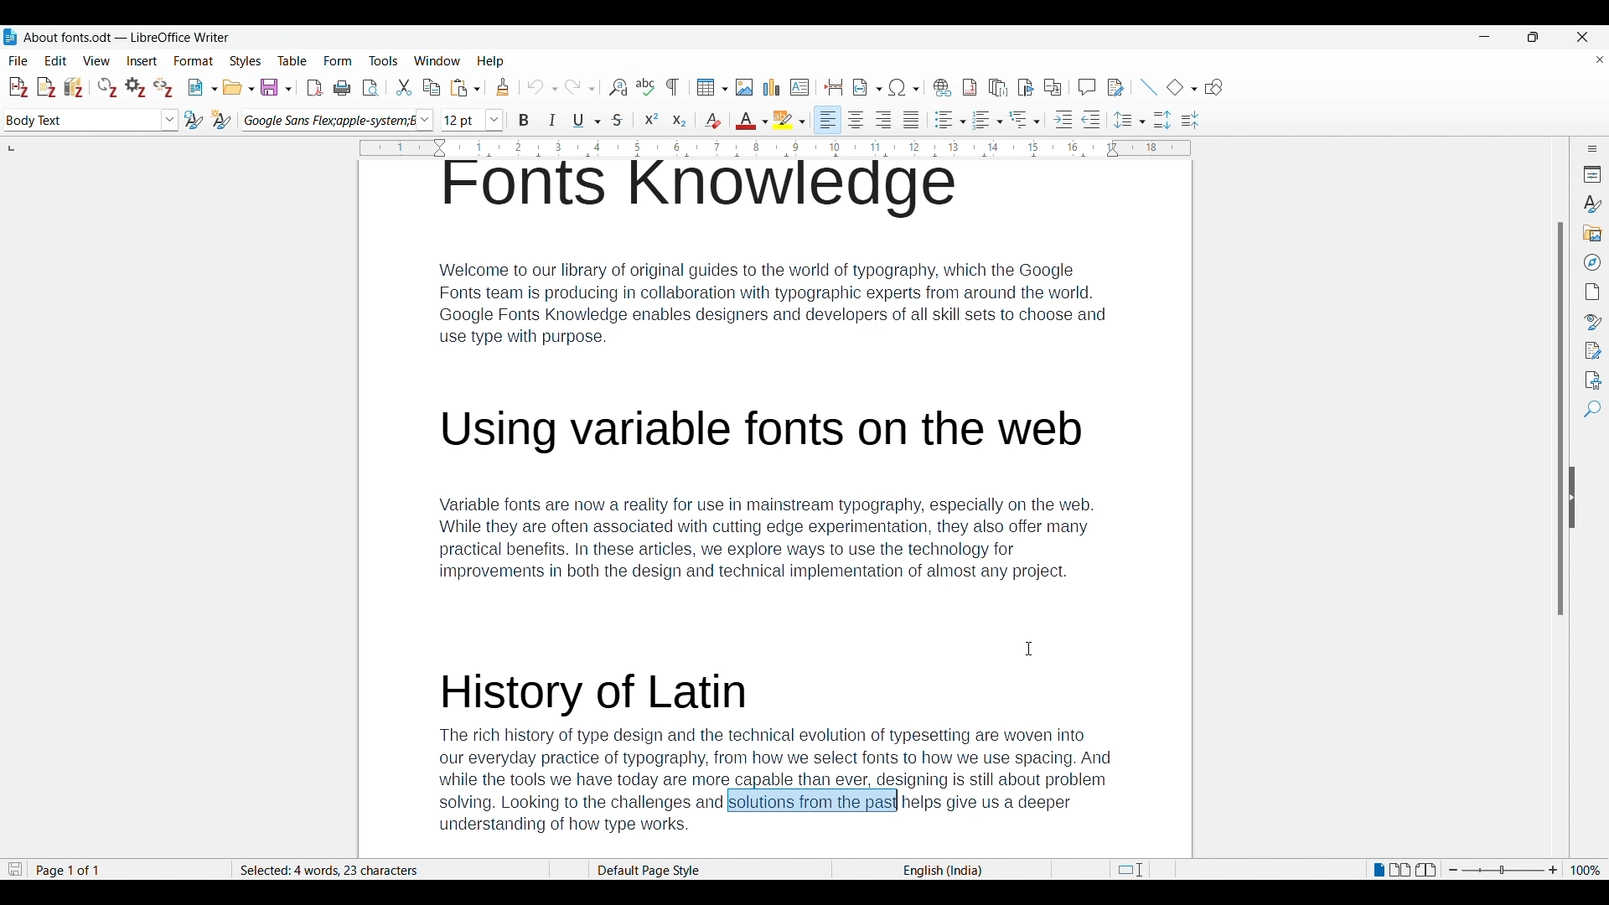  Describe the element at coordinates (1591, 174) in the screenshot. I see `Properties ` at that location.